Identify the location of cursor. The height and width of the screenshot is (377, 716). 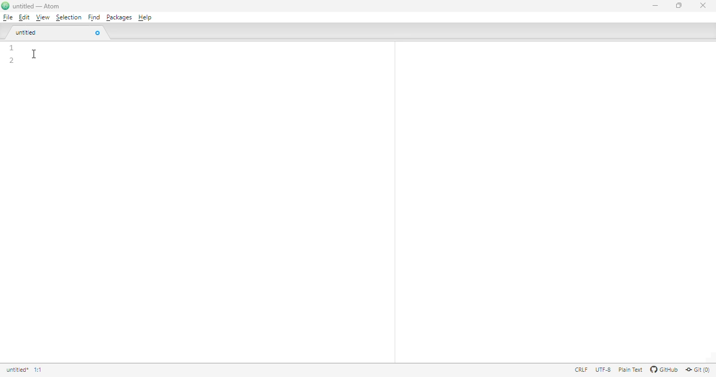
(34, 54).